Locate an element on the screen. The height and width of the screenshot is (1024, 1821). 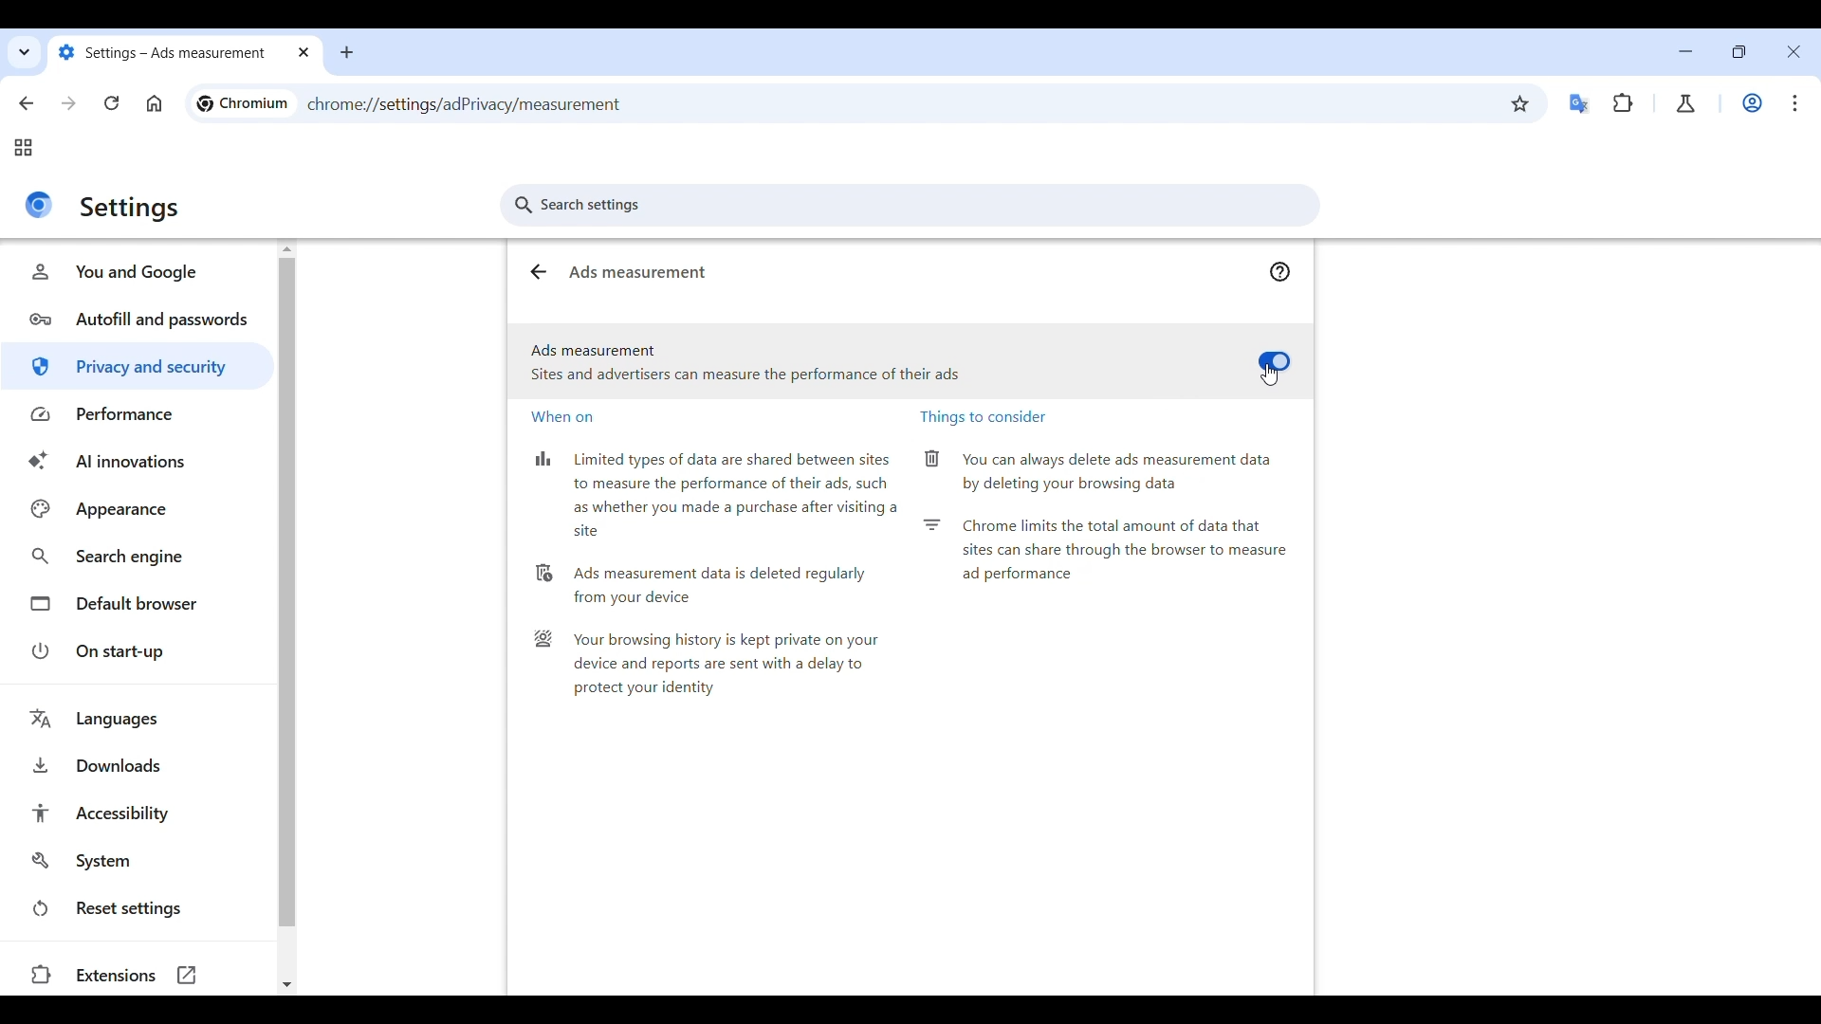
Tab name changed is located at coordinates (184, 54).